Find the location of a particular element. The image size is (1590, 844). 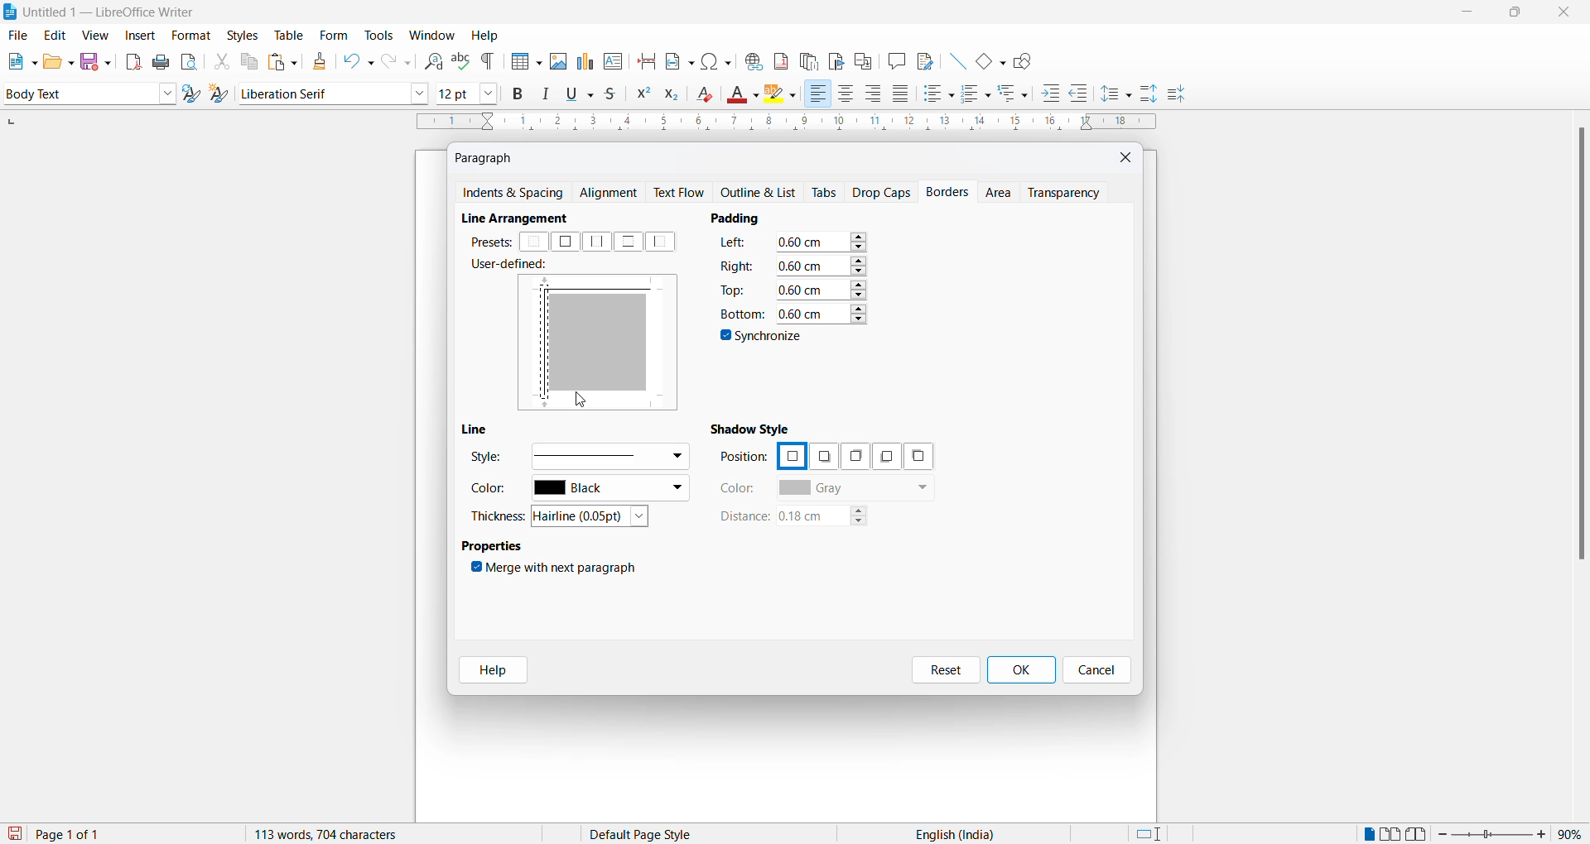

paste is located at coordinates (280, 63).